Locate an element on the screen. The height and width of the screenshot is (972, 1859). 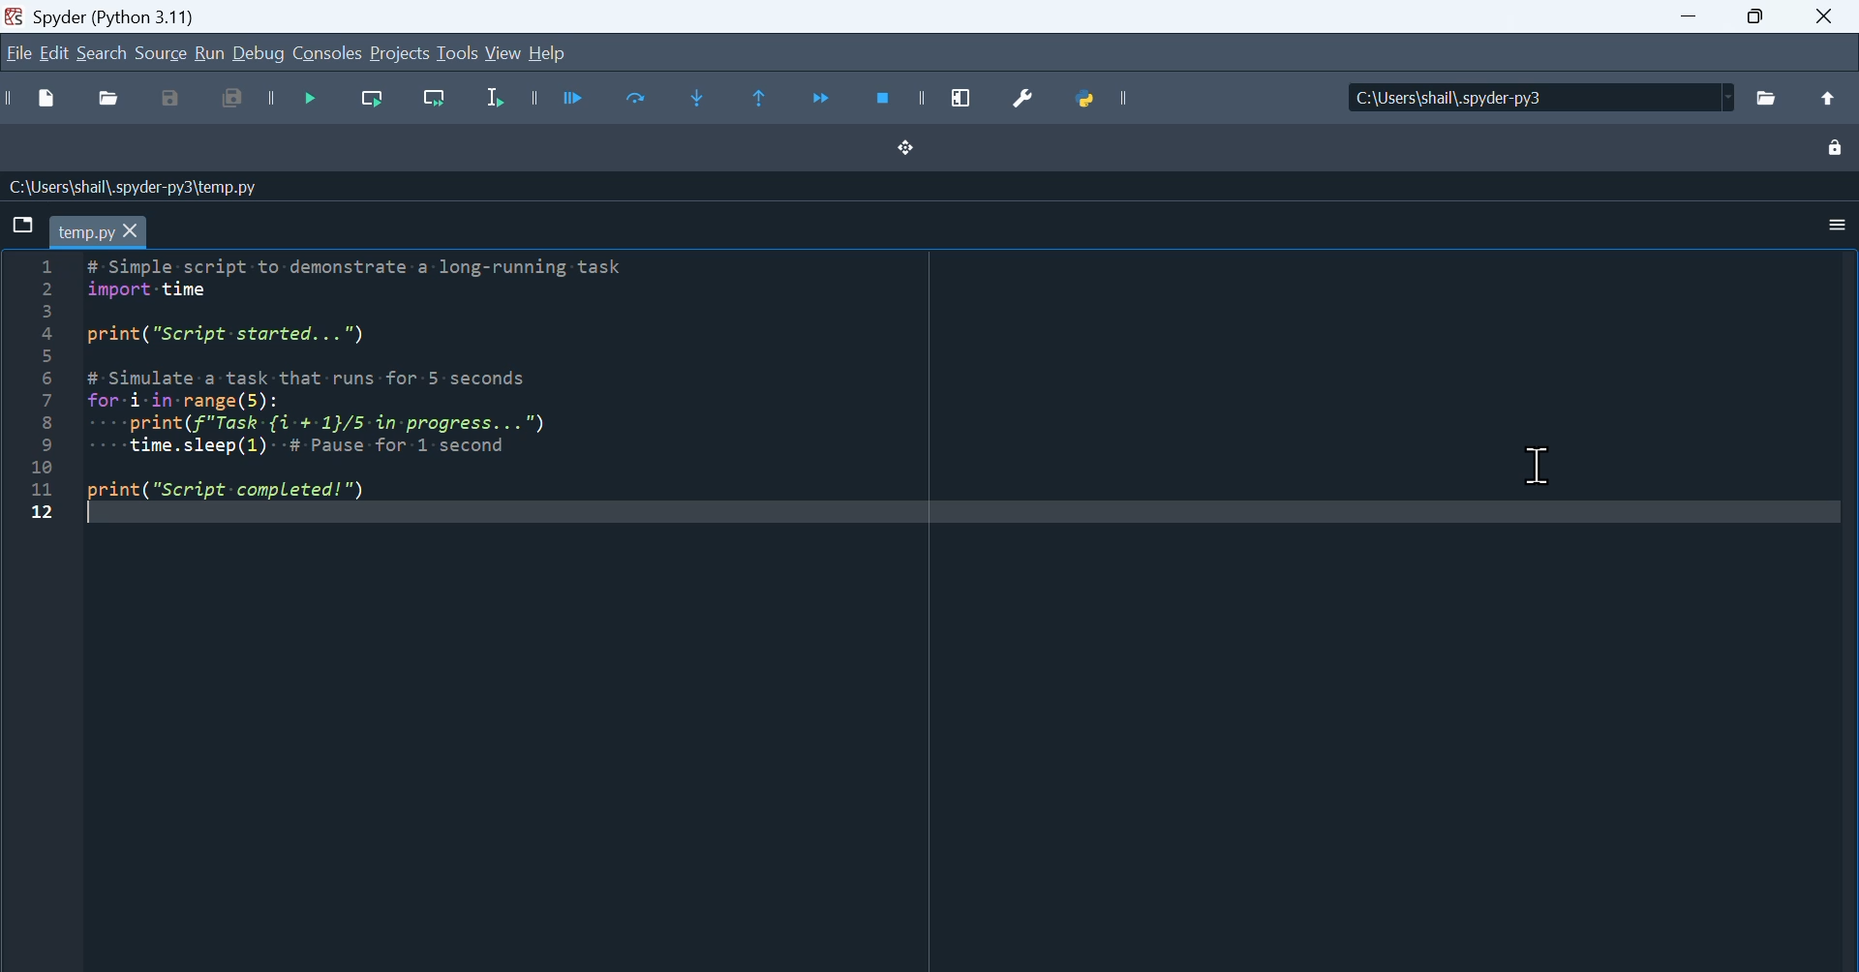
run is located at coordinates (208, 51).